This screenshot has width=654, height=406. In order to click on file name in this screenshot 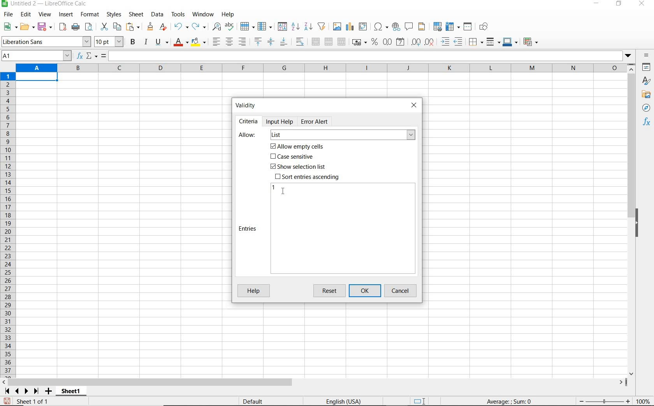, I will do `click(44, 4)`.